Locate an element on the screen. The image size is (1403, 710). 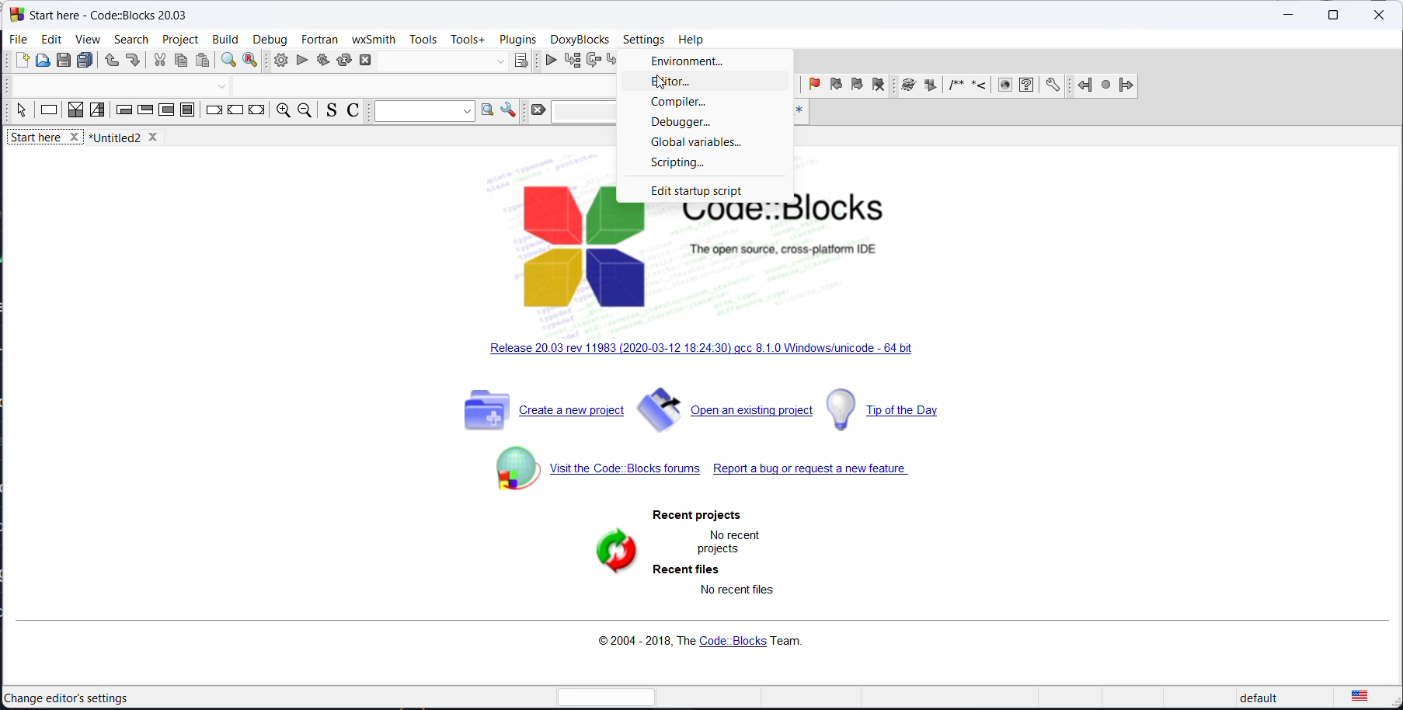
Debug is located at coordinates (270, 37).